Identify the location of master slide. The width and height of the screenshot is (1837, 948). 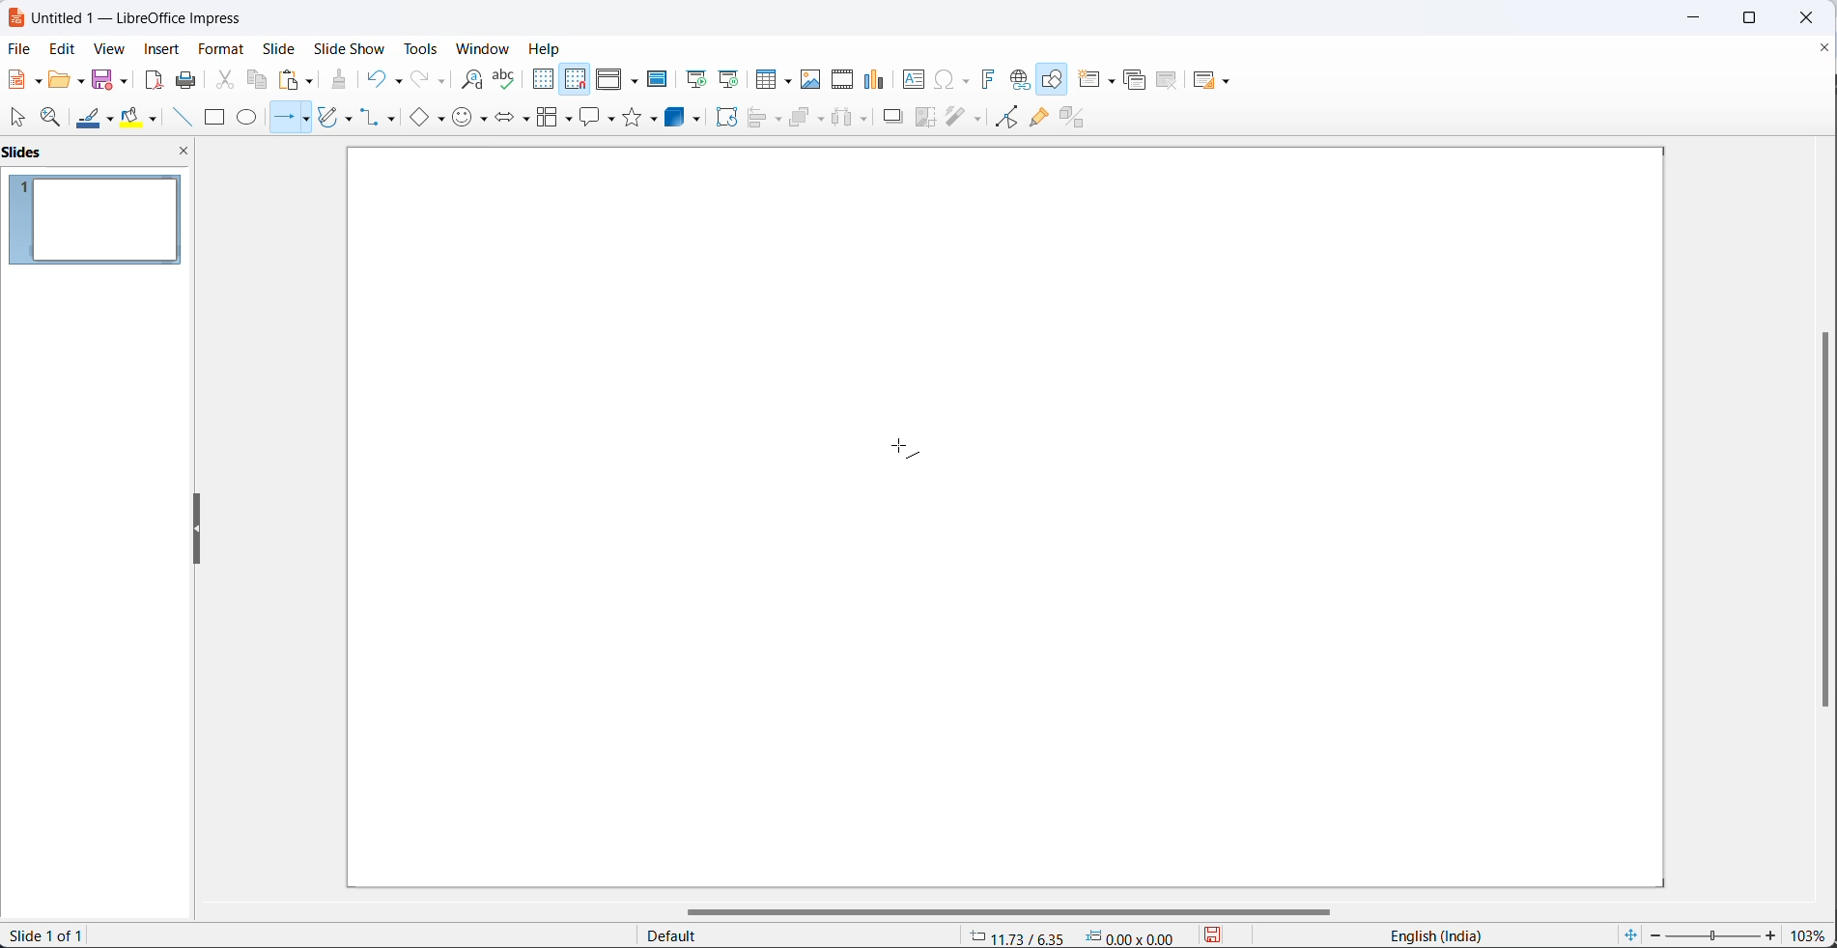
(659, 80).